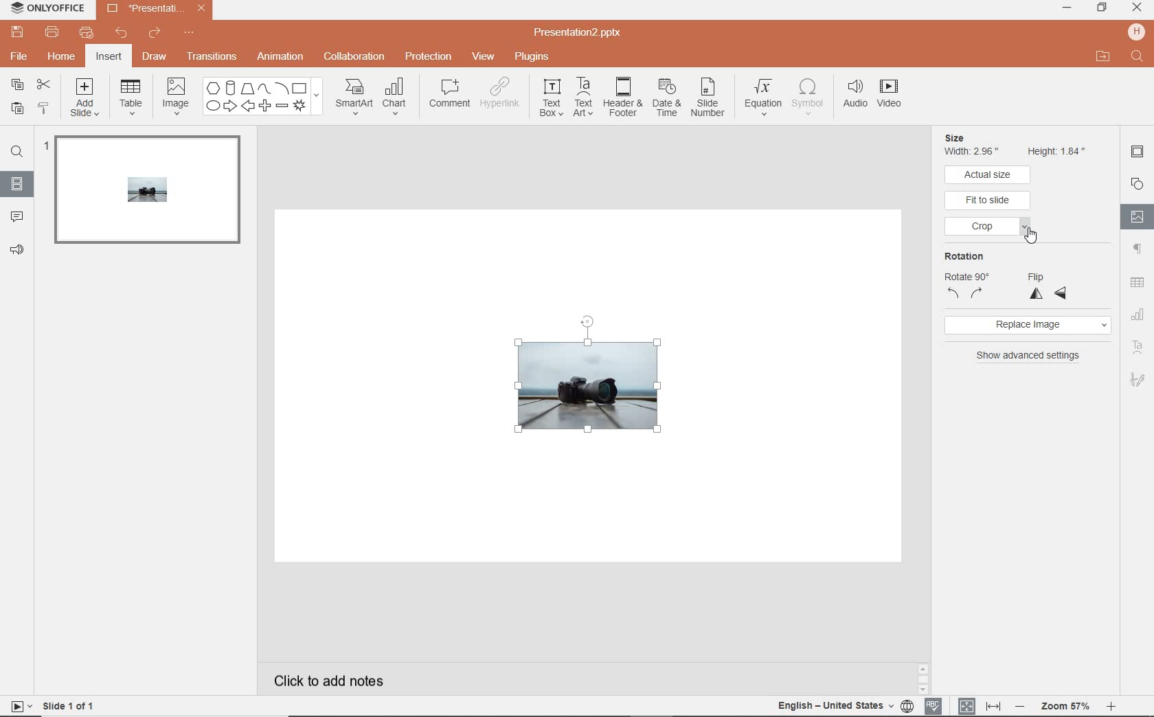 This screenshot has height=717, width=1154. Describe the element at coordinates (582, 389) in the screenshot. I see `Inserted Image` at that location.